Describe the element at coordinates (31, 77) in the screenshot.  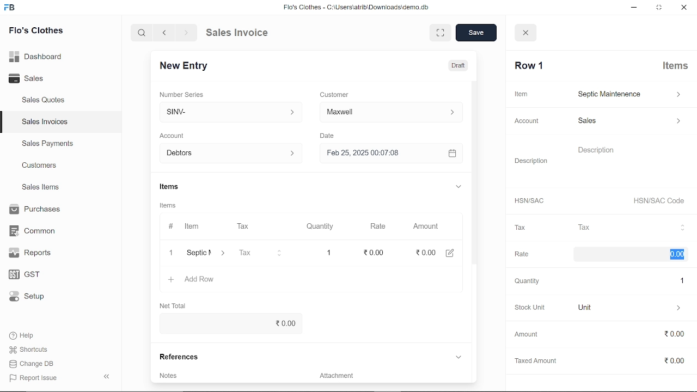
I see `Sales` at that location.